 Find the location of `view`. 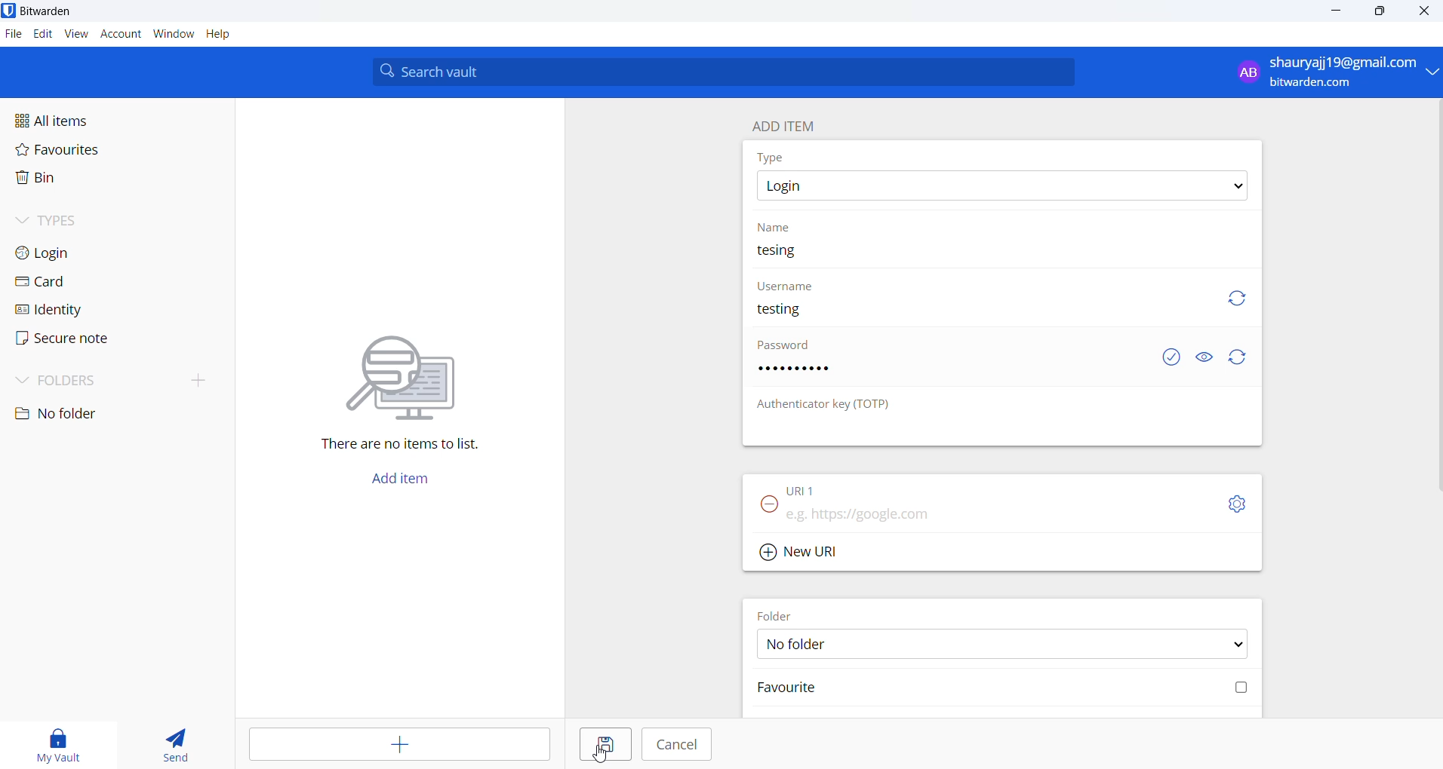

view is located at coordinates (76, 37).